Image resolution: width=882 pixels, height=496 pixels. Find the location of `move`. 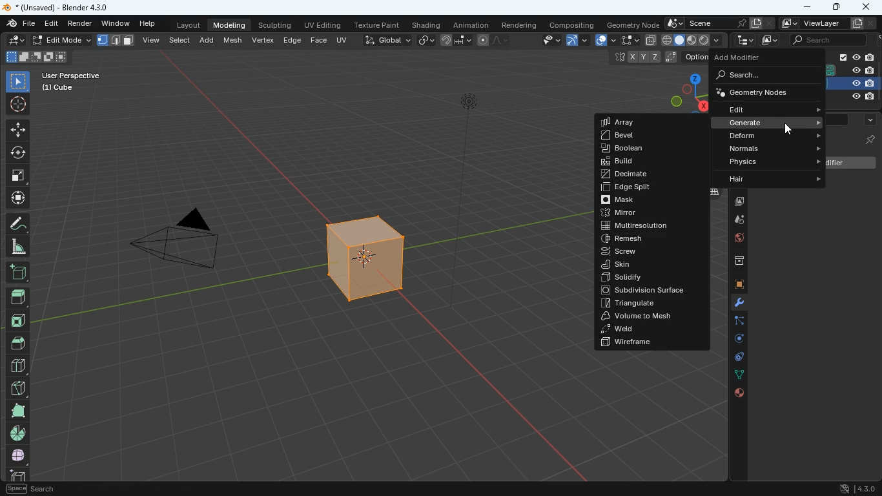

move is located at coordinates (18, 130).